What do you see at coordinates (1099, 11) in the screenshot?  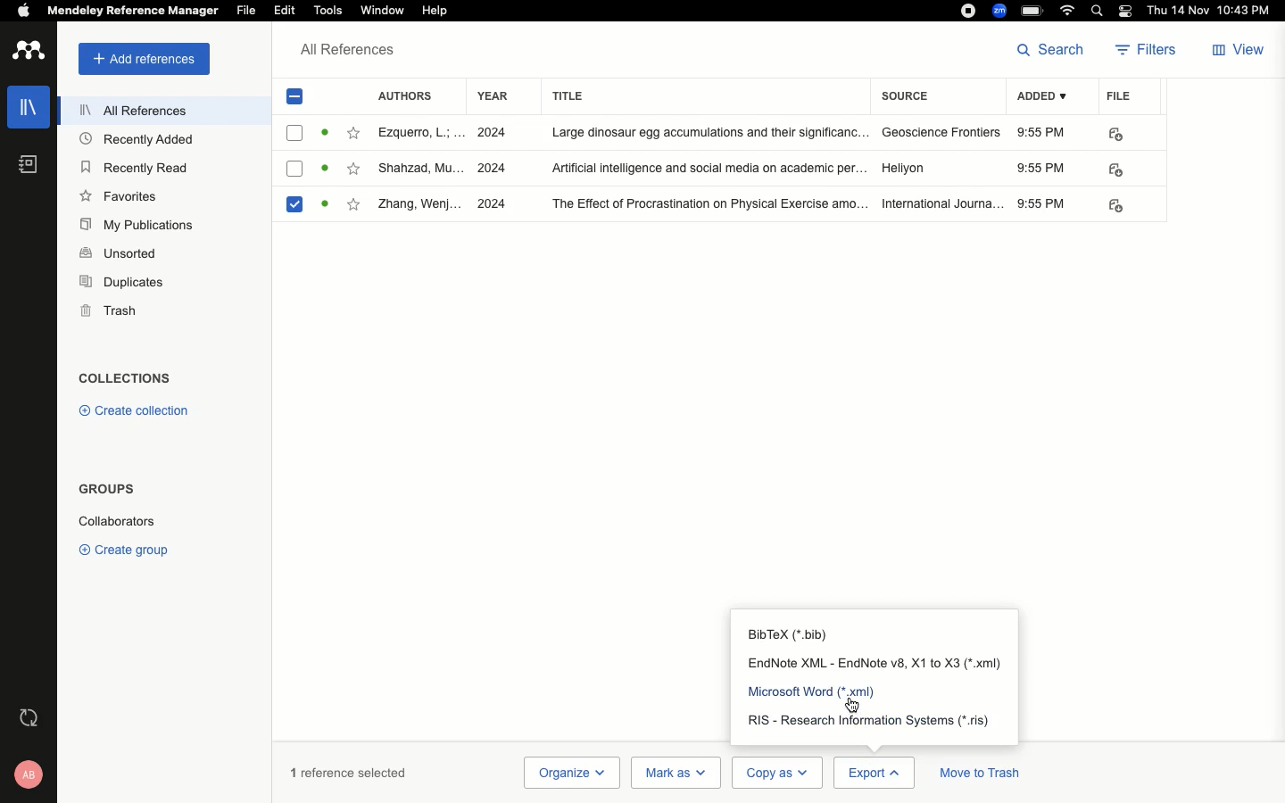 I see `Search` at bounding box center [1099, 11].